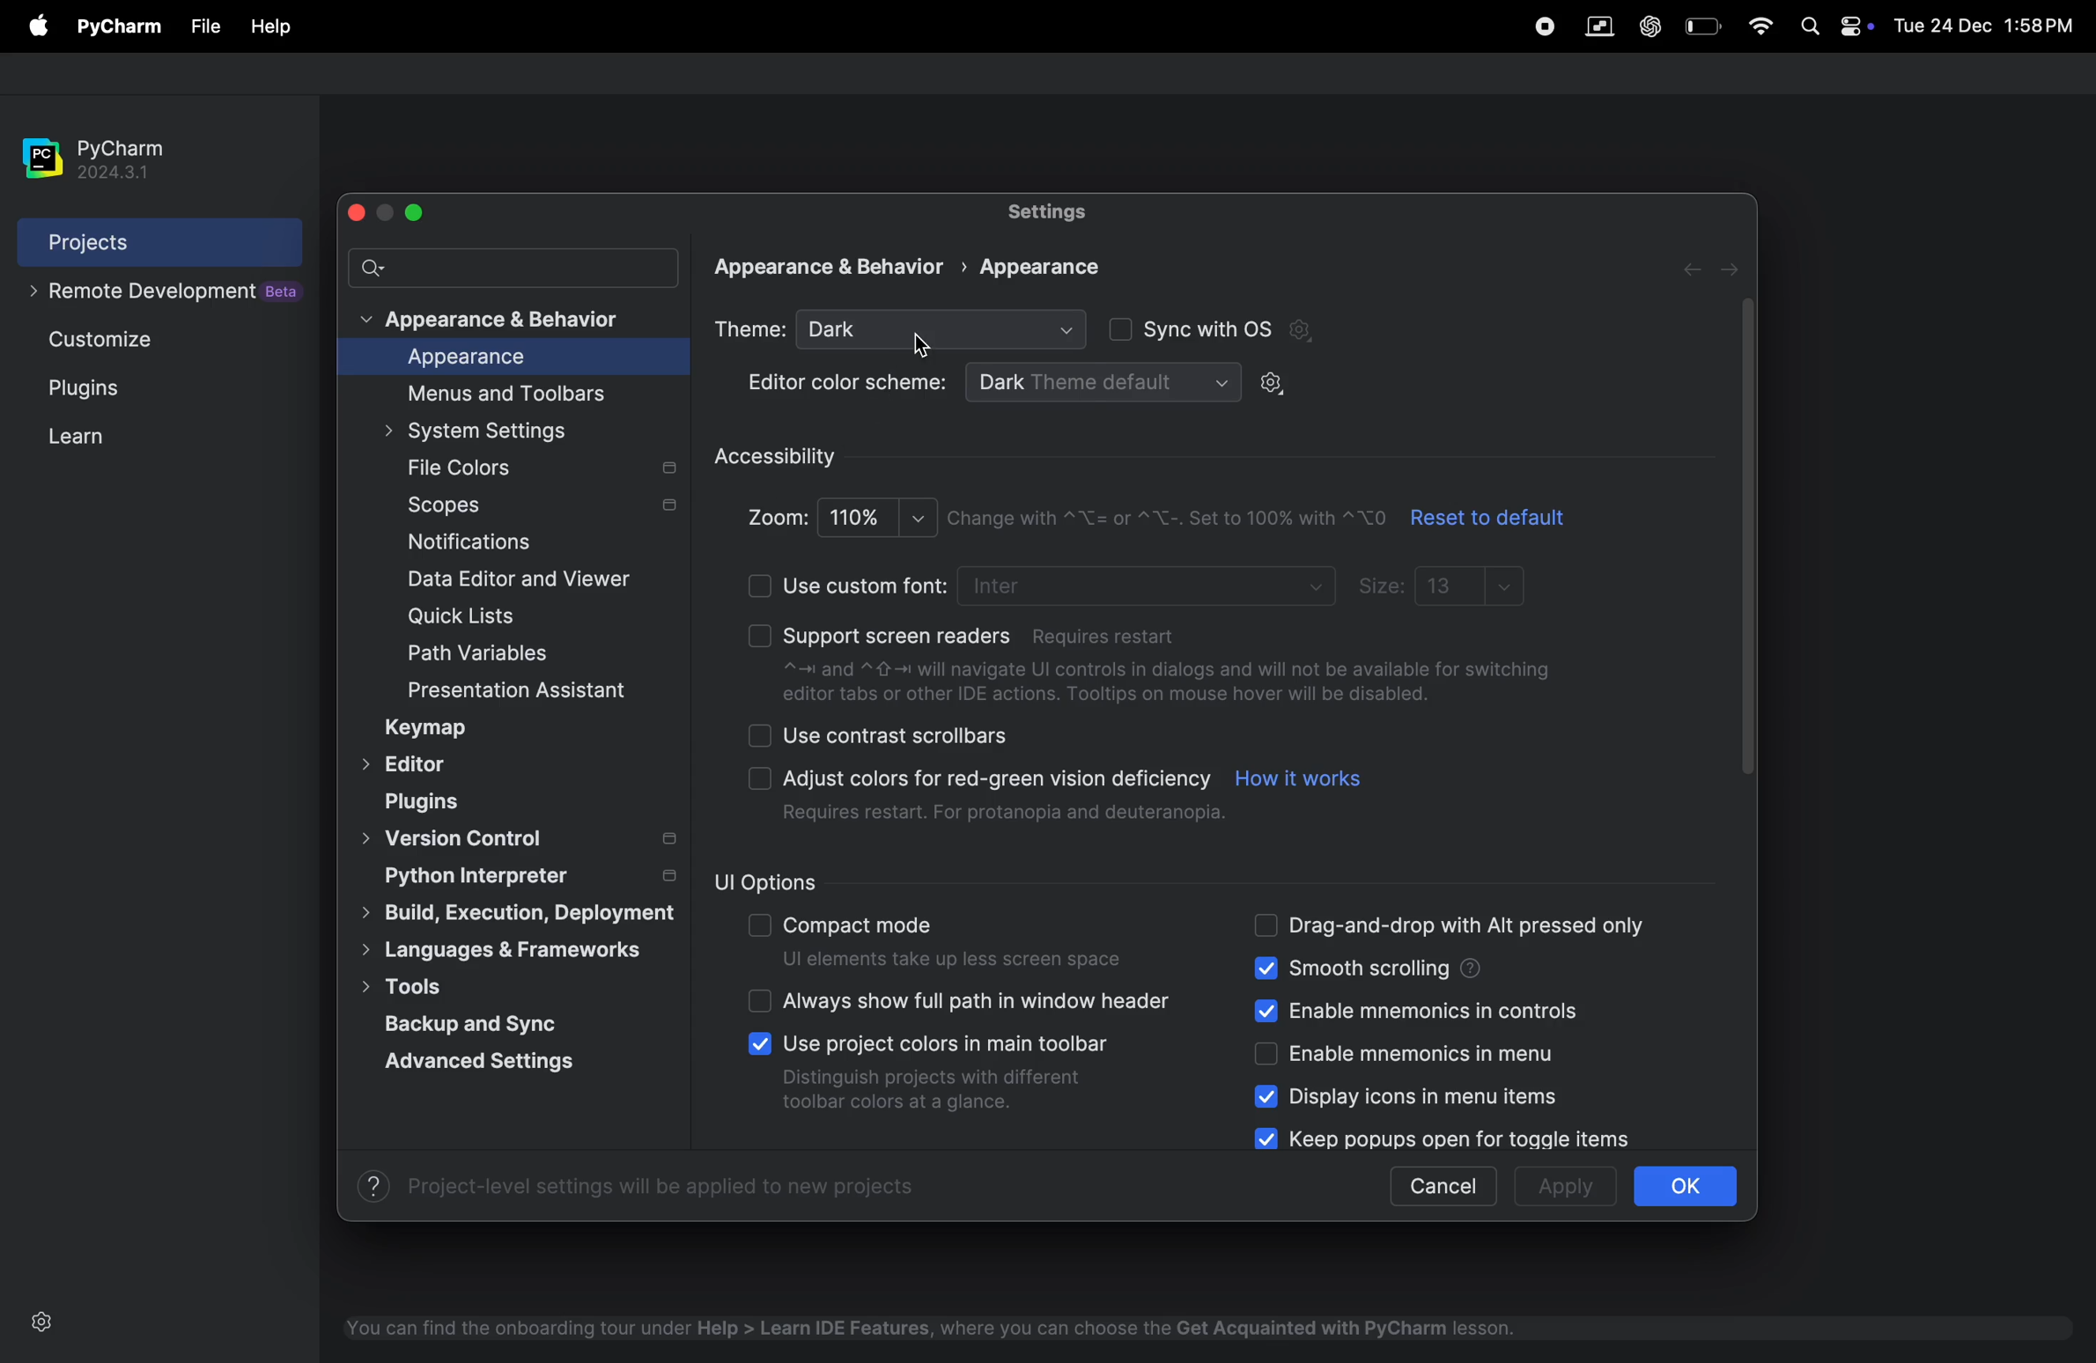 This screenshot has height=1363, width=2096. I want to click on check boxes, so click(1267, 1052).